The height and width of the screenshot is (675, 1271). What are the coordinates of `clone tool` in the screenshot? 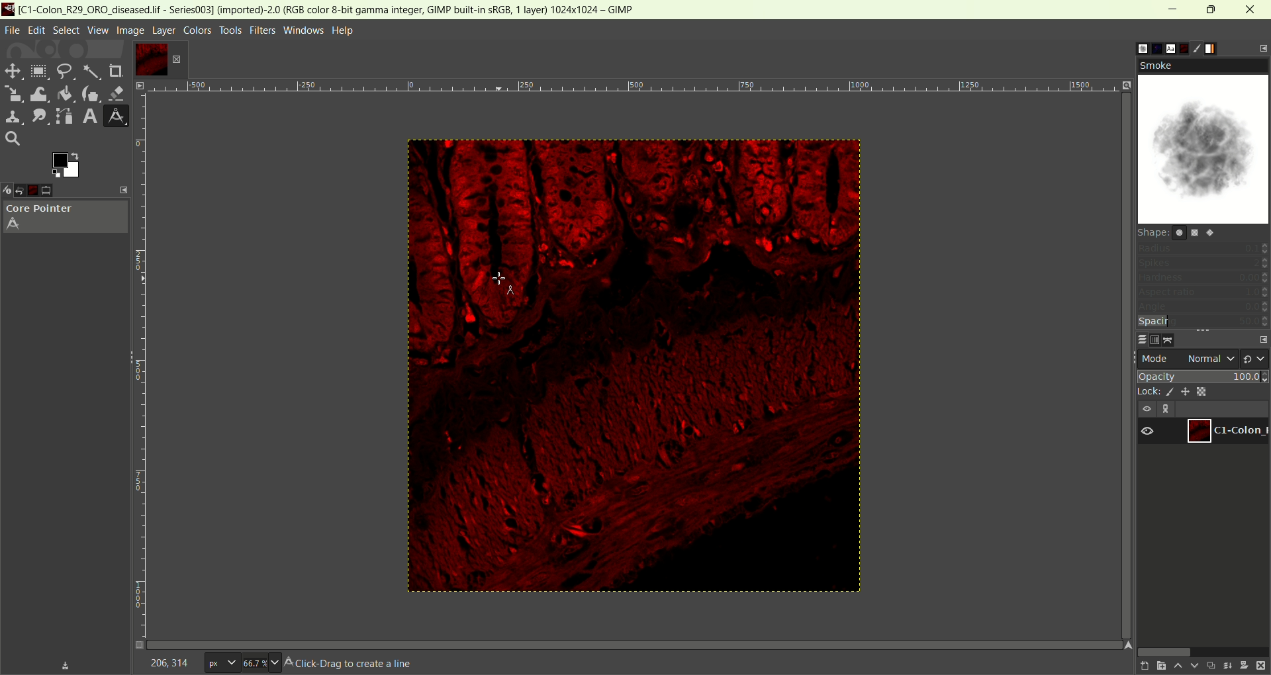 It's located at (11, 116).